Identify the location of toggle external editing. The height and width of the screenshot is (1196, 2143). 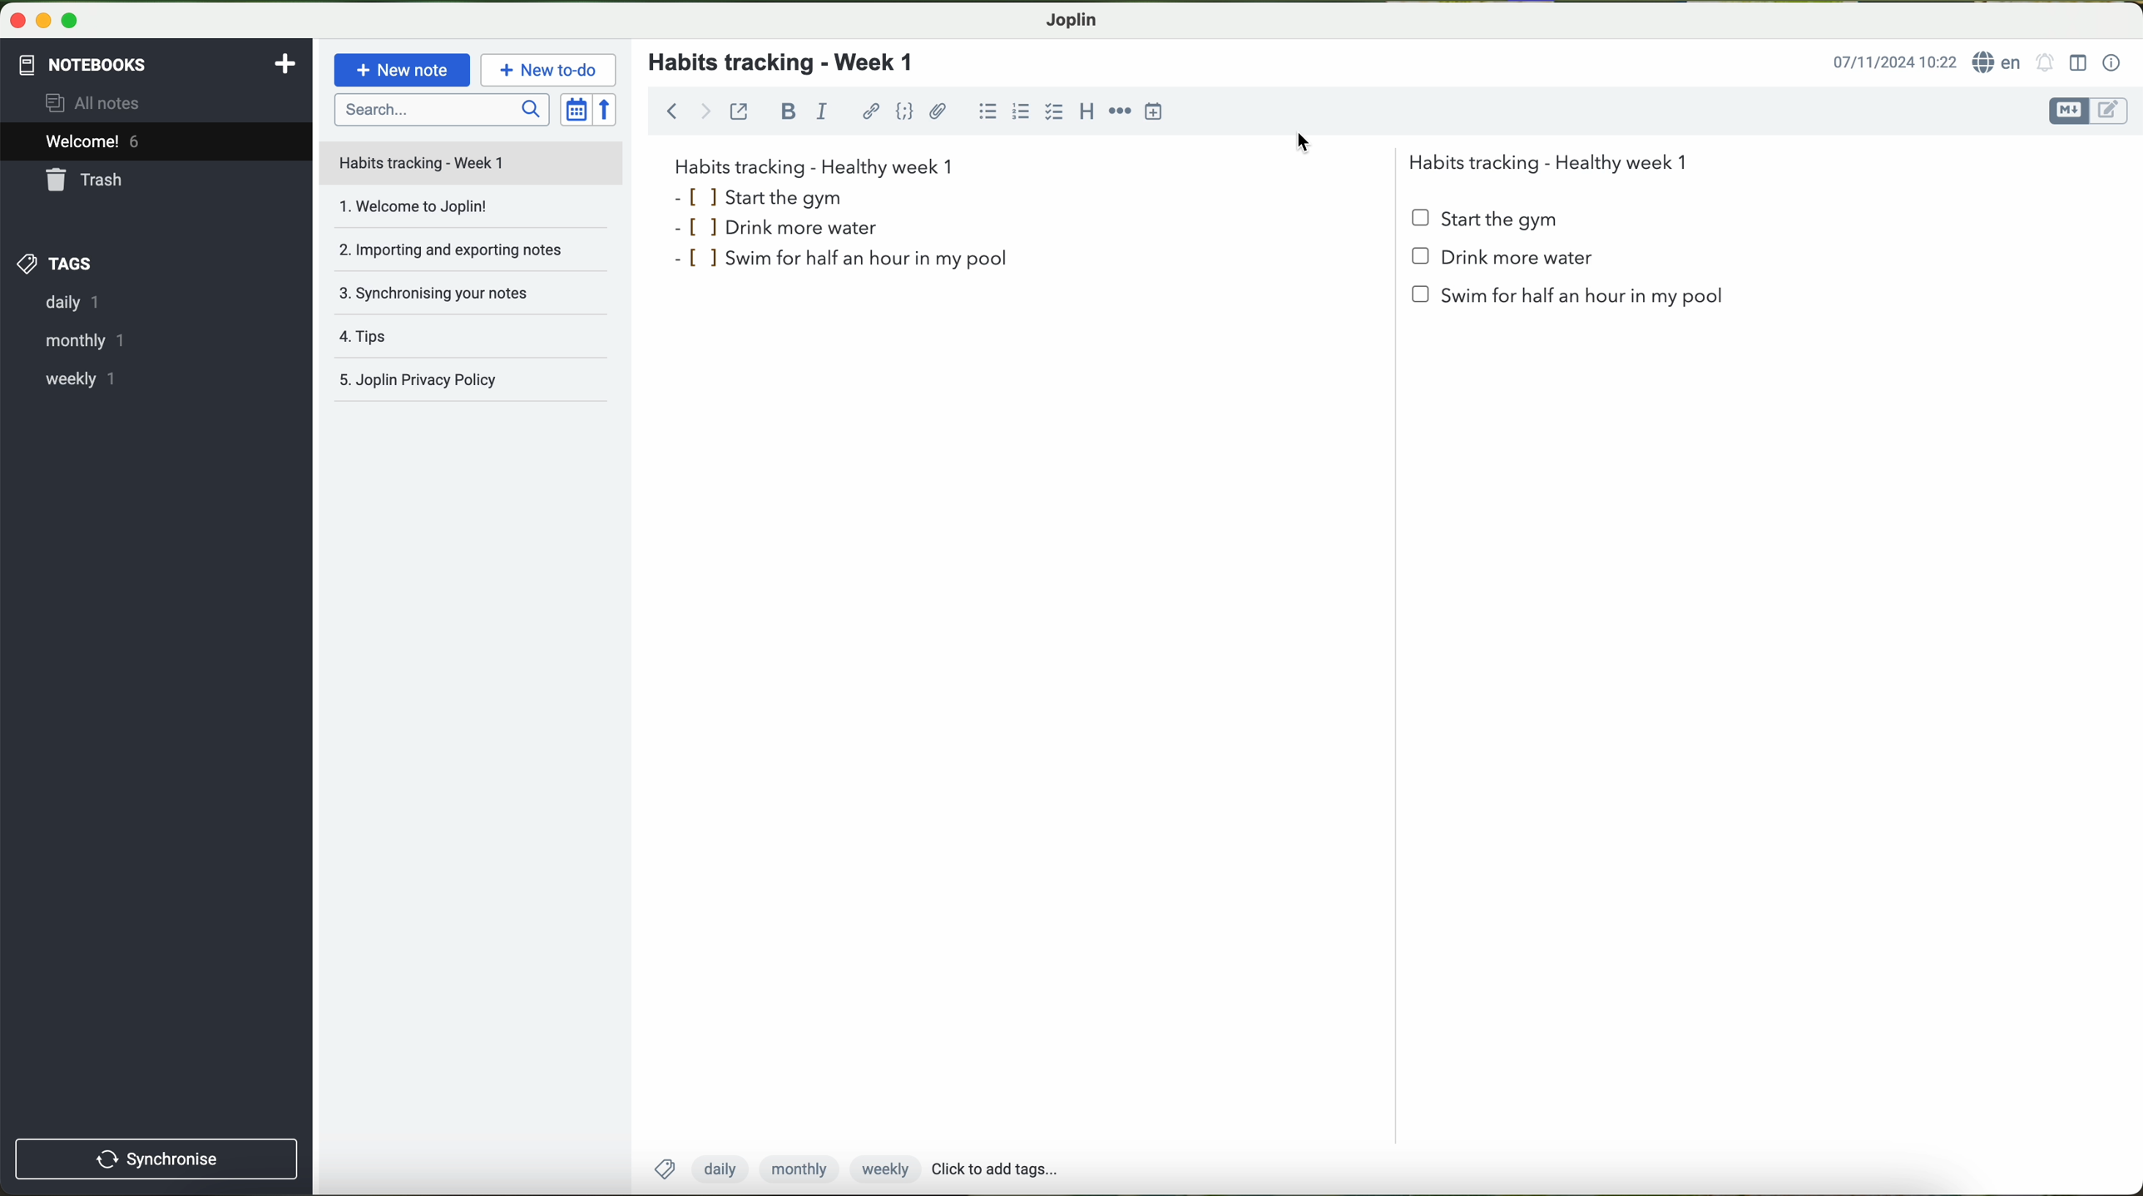
(739, 111).